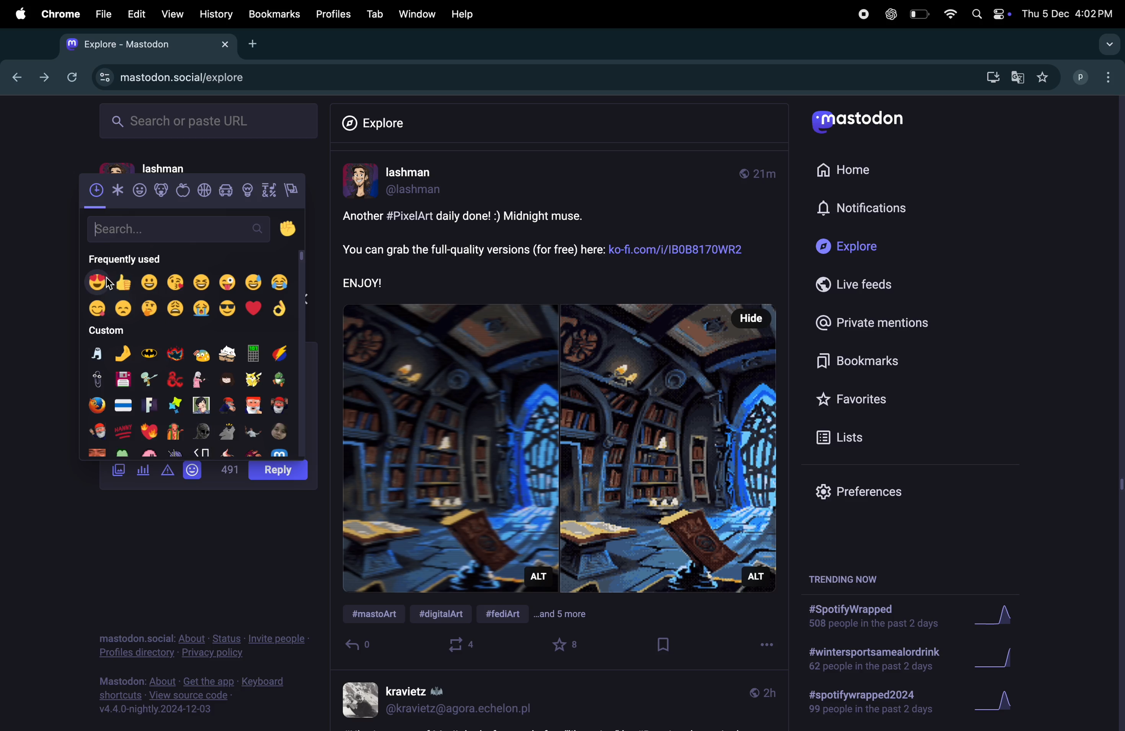 This screenshot has width=1125, height=731. What do you see at coordinates (171, 15) in the screenshot?
I see `view` at bounding box center [171, 15].